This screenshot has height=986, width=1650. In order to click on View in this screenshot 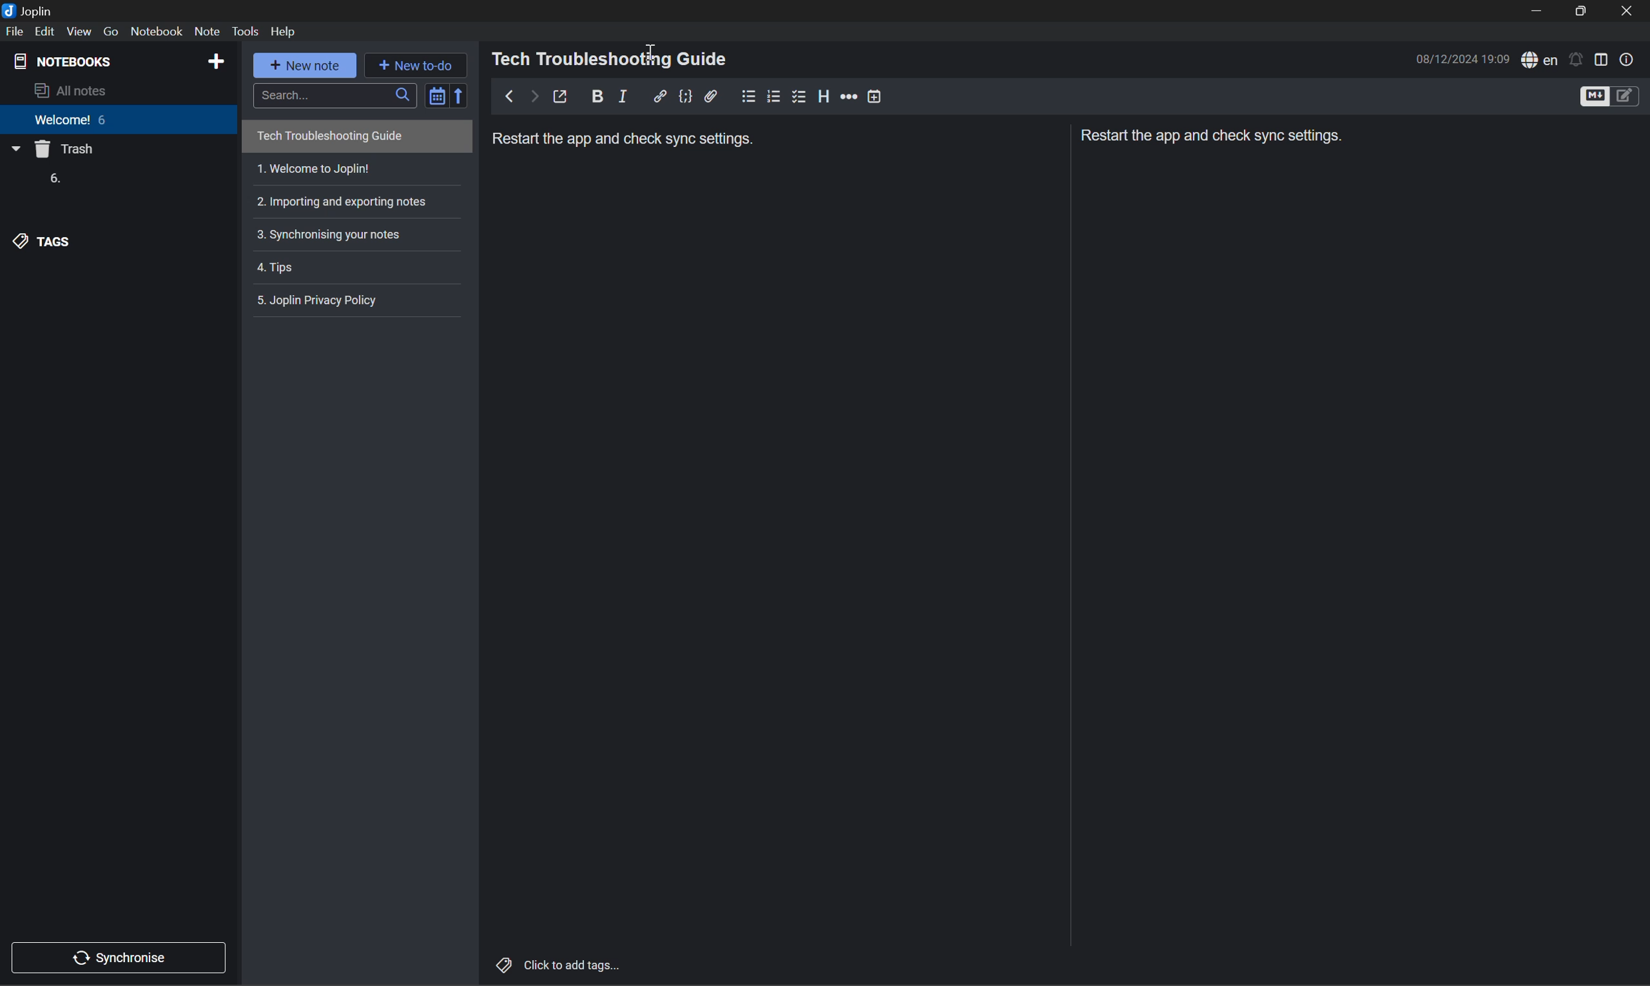, I will do `click(80, 31)`.